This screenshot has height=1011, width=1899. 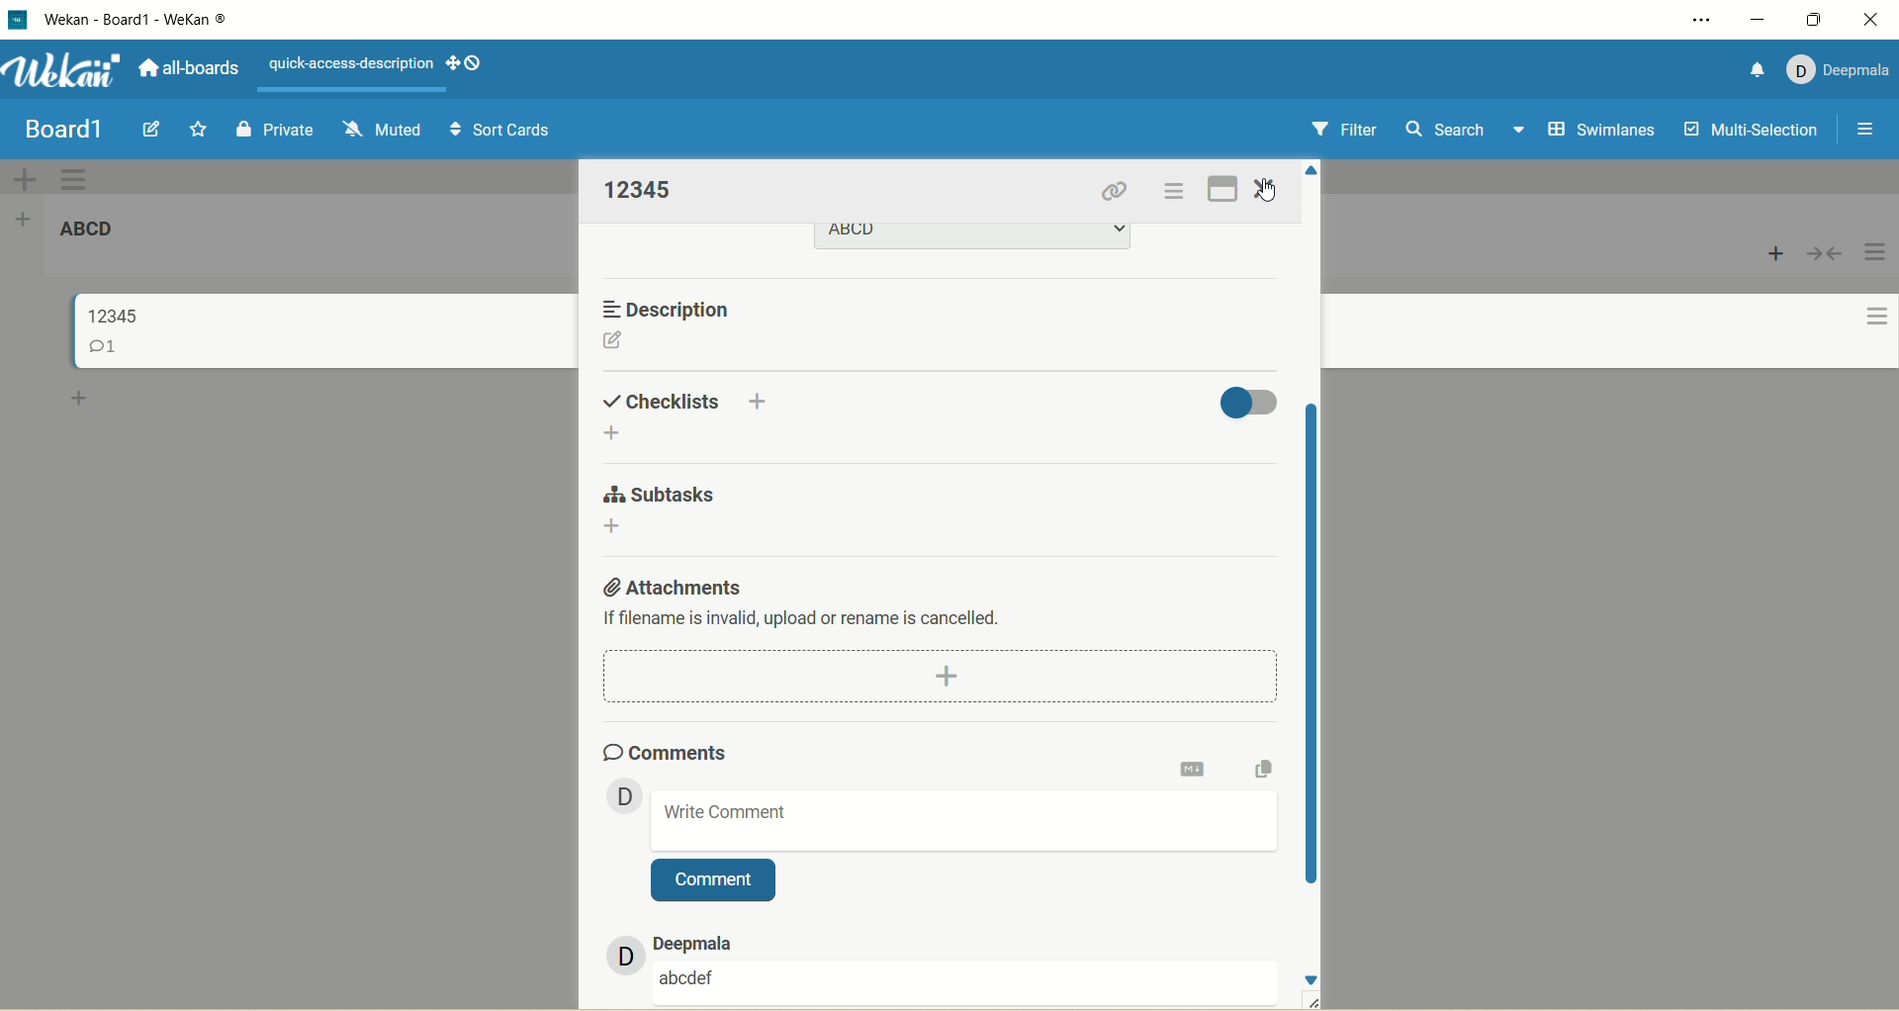 I want to click on add card, so click(x=1776, y=254).